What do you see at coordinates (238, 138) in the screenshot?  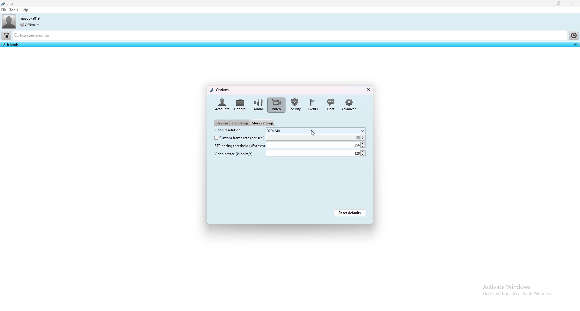 I see `custom frame rate` at bounding box center [238, 138].